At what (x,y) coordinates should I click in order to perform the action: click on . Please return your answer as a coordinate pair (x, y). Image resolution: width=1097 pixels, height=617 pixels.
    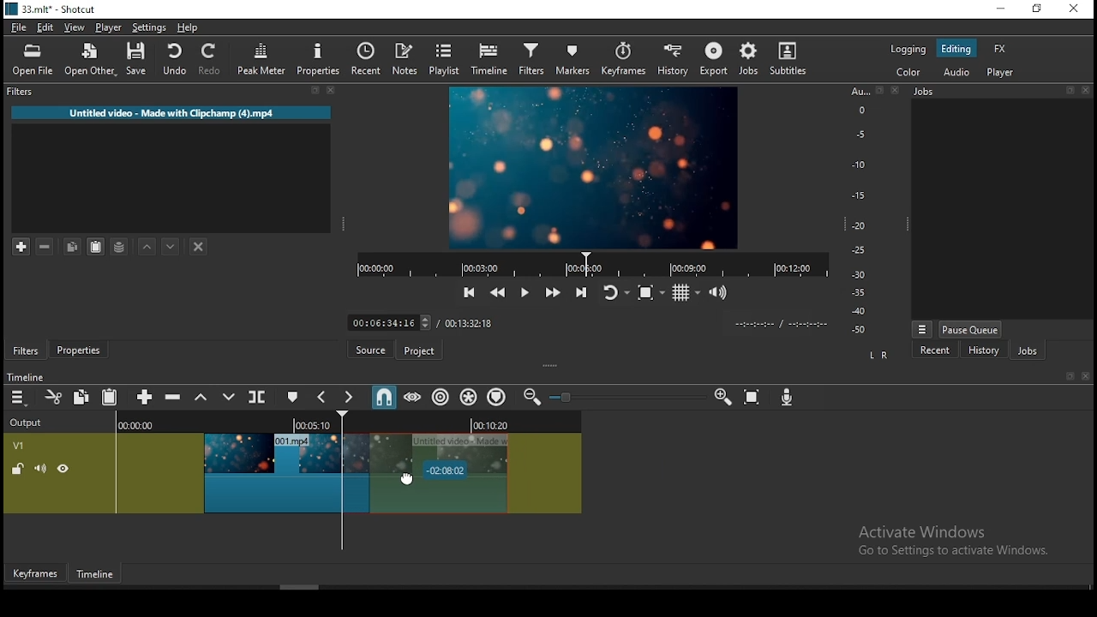
    Looking at the image, I should click on (789, 399).